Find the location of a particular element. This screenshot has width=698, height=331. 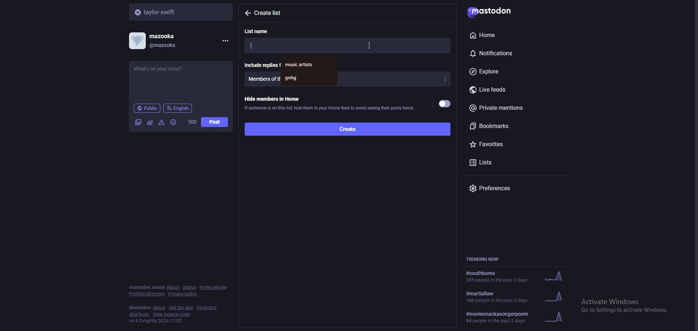

profiles directory is located at coordinates (147, 294).